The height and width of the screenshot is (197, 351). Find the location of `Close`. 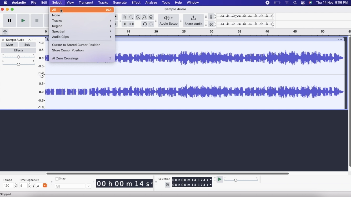

Close is located at coordinates (3, 40).